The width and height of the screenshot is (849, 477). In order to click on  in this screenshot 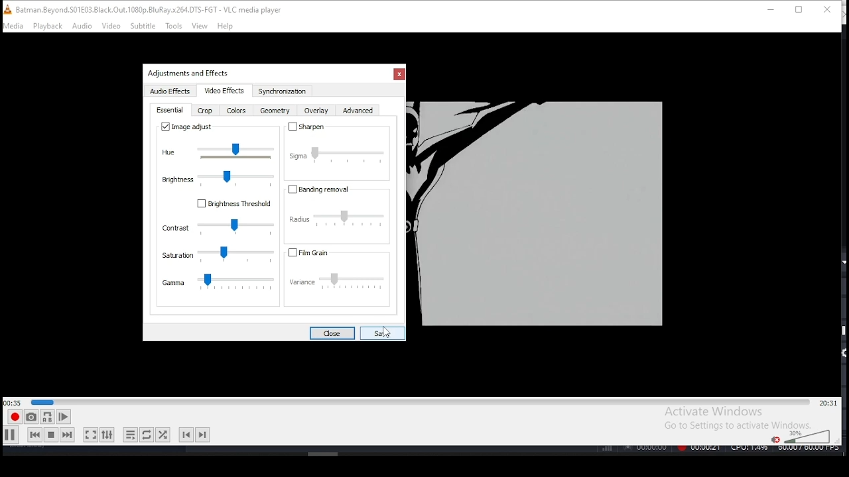, I will do `click(191, 72)`.